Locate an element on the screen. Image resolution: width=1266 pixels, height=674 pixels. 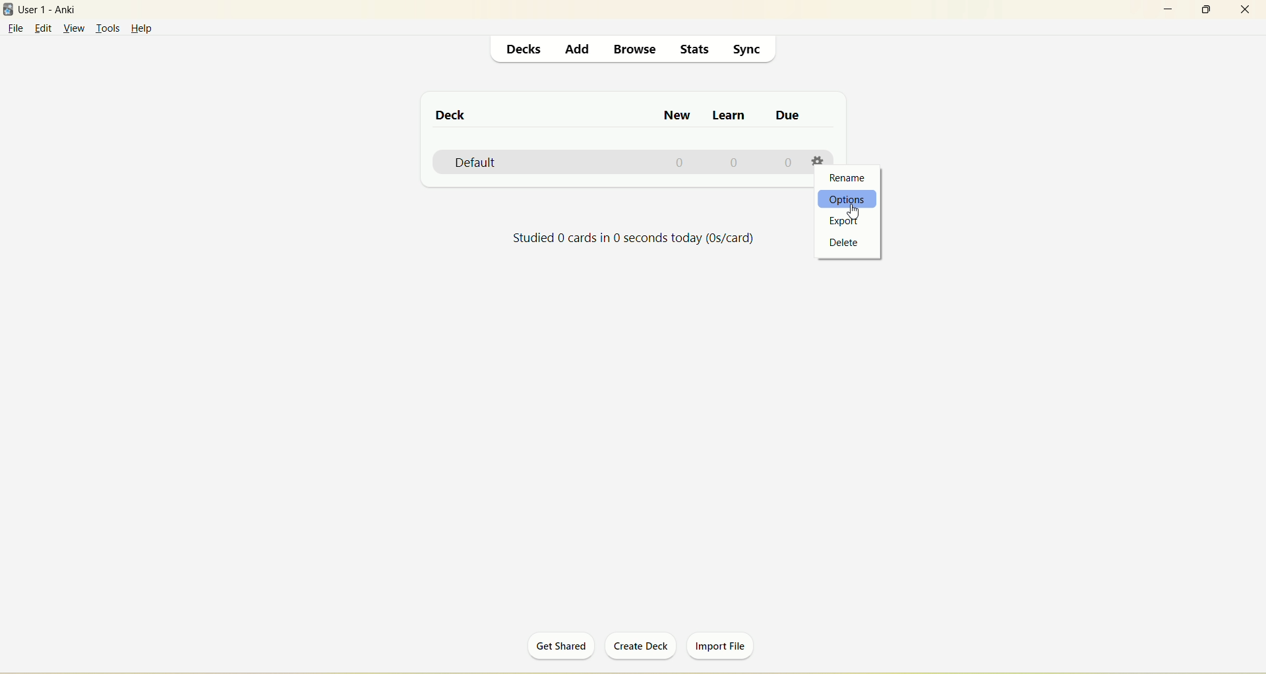
0 is located at coordinates (735, 163).